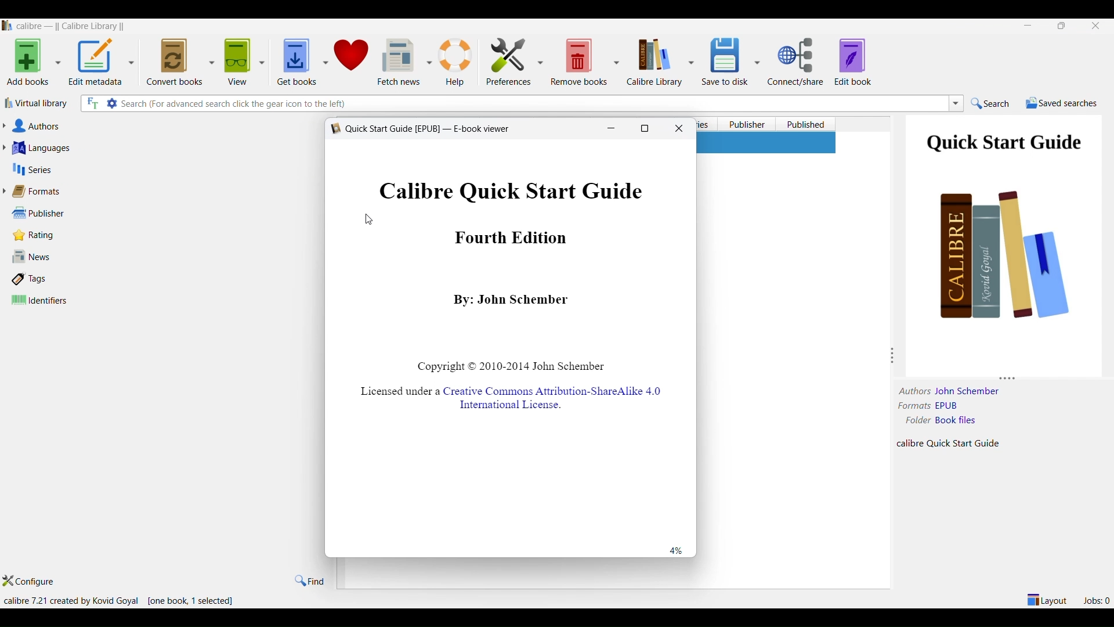  What do you see at coordinates (913, 406) in the screenshot?
I see `formats` at bounding box center [913, 406].